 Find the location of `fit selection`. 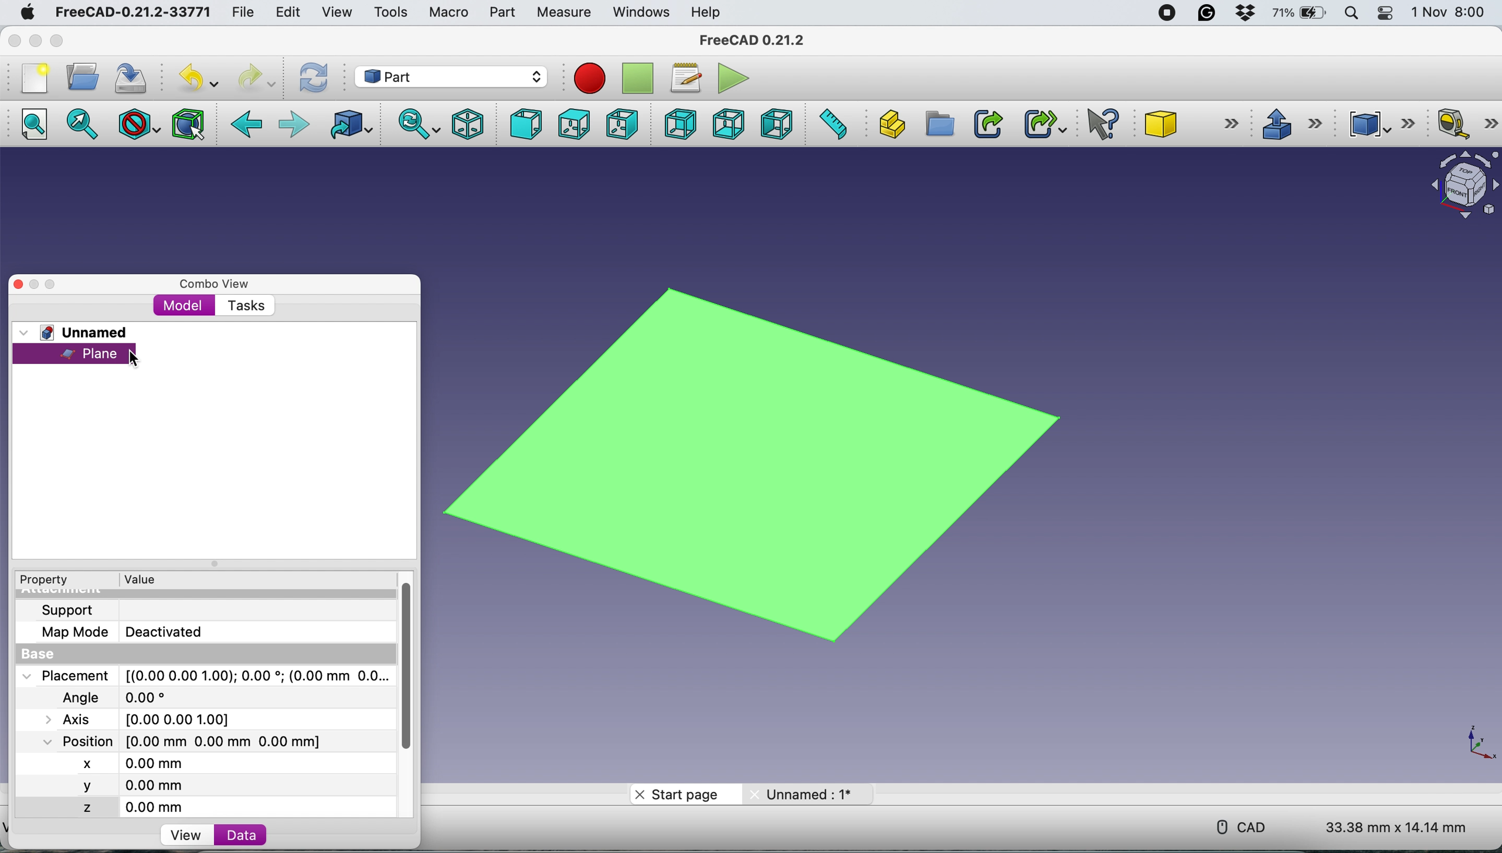

fit selection is located at coordinates (81, 128).